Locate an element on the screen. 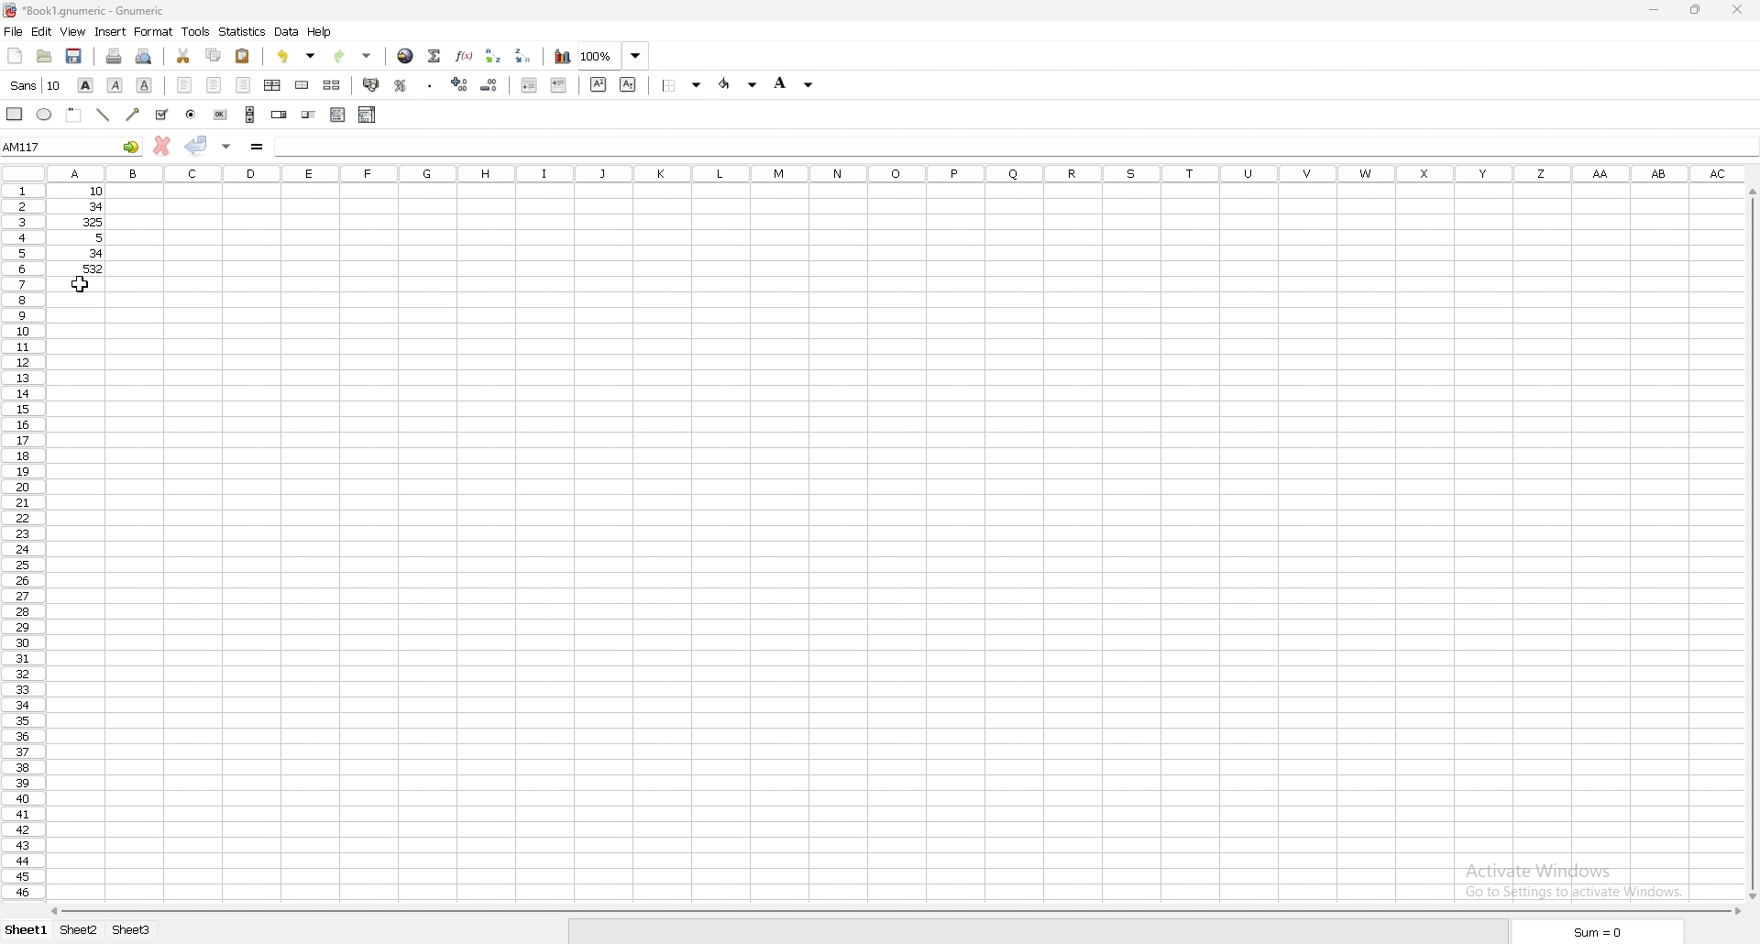  thousands separator is located at coordinates (429, 86).